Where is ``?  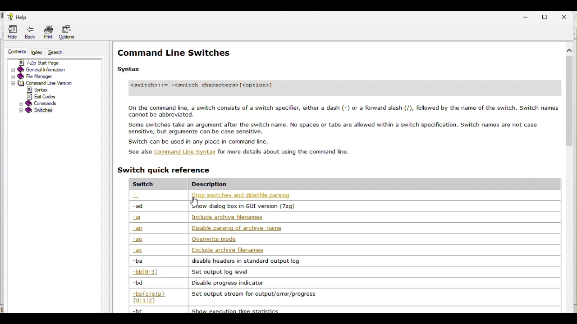  is located at coordinates (184, 152).